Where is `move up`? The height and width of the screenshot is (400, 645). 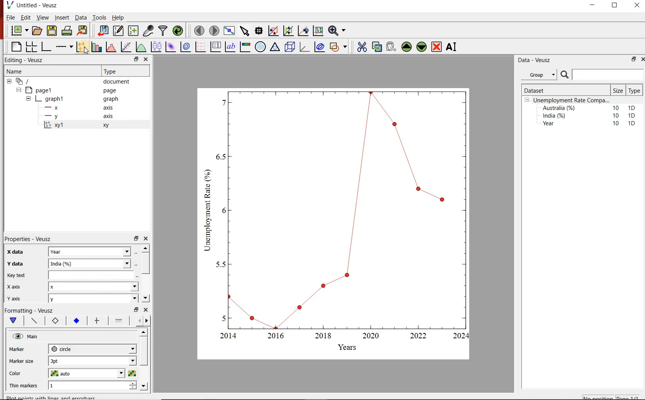 move up is located at coordinates (144, 332).